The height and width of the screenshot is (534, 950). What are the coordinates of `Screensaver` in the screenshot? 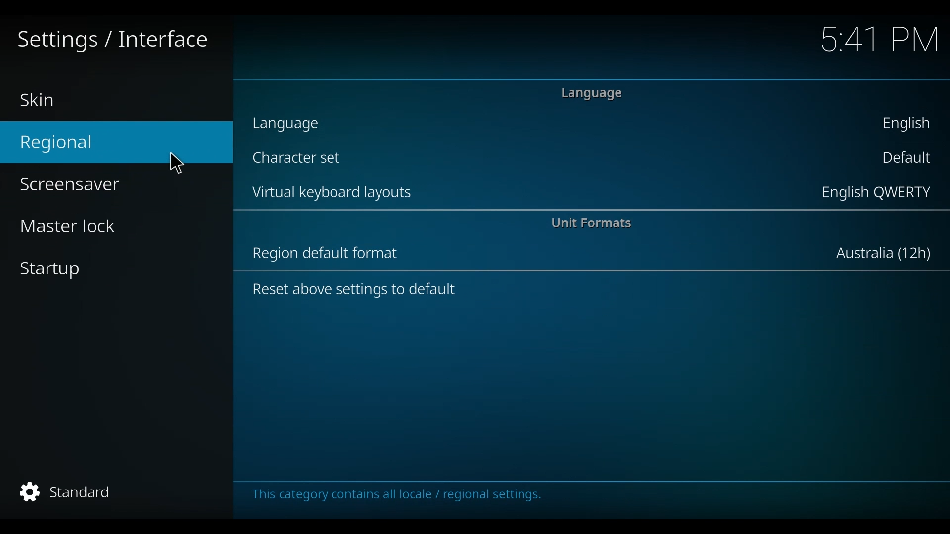 It's located at (72, 184).